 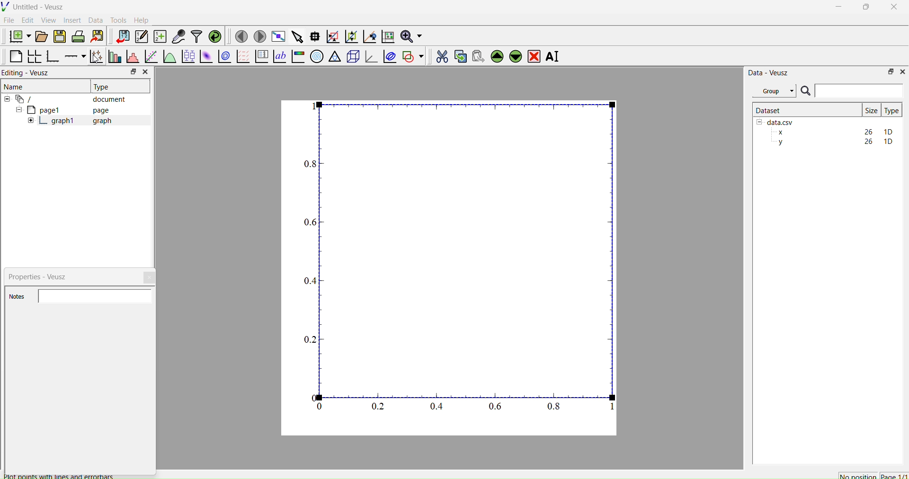 I want to click on Properties - Veusz, so click(x=40, y=277).